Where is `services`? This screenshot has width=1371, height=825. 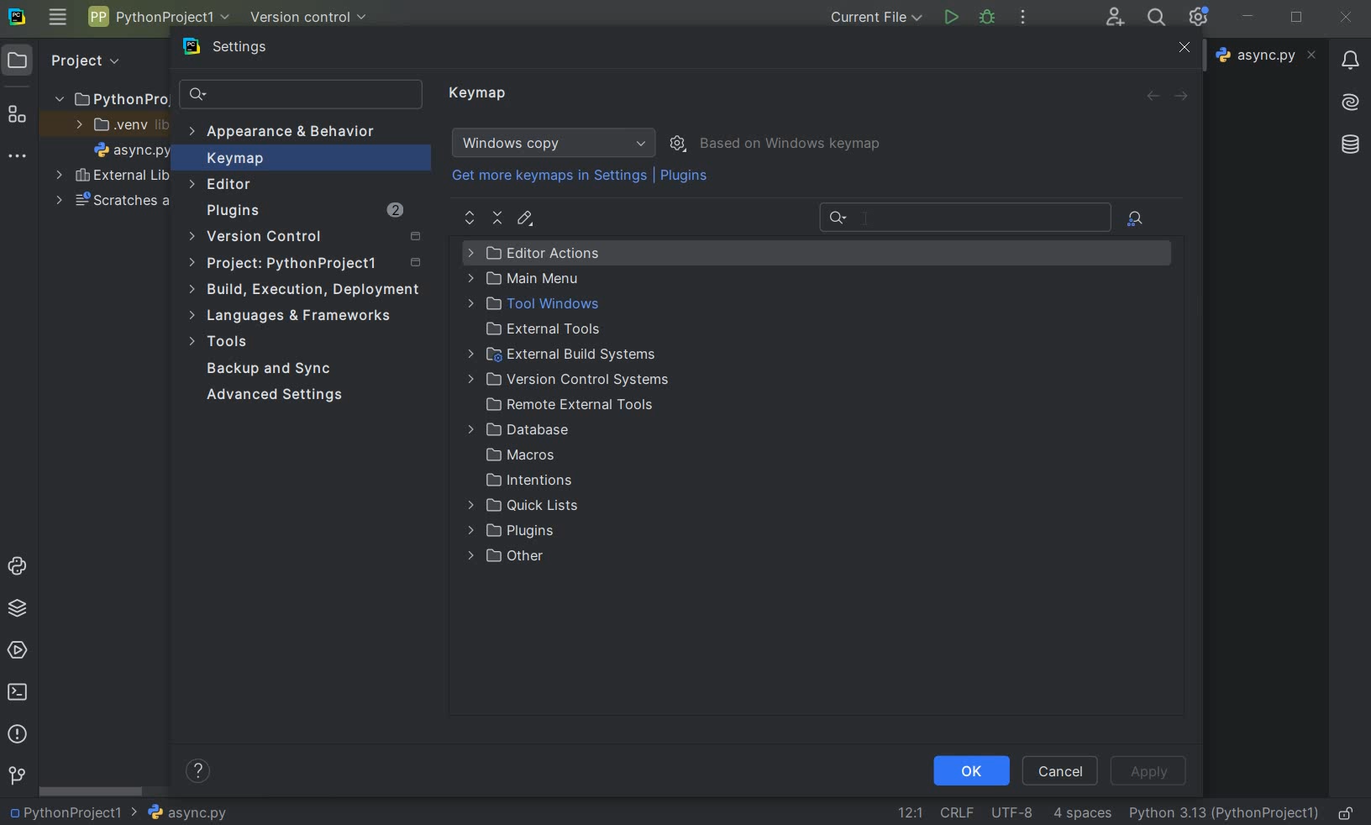
services is located at coordinates (19, 649).